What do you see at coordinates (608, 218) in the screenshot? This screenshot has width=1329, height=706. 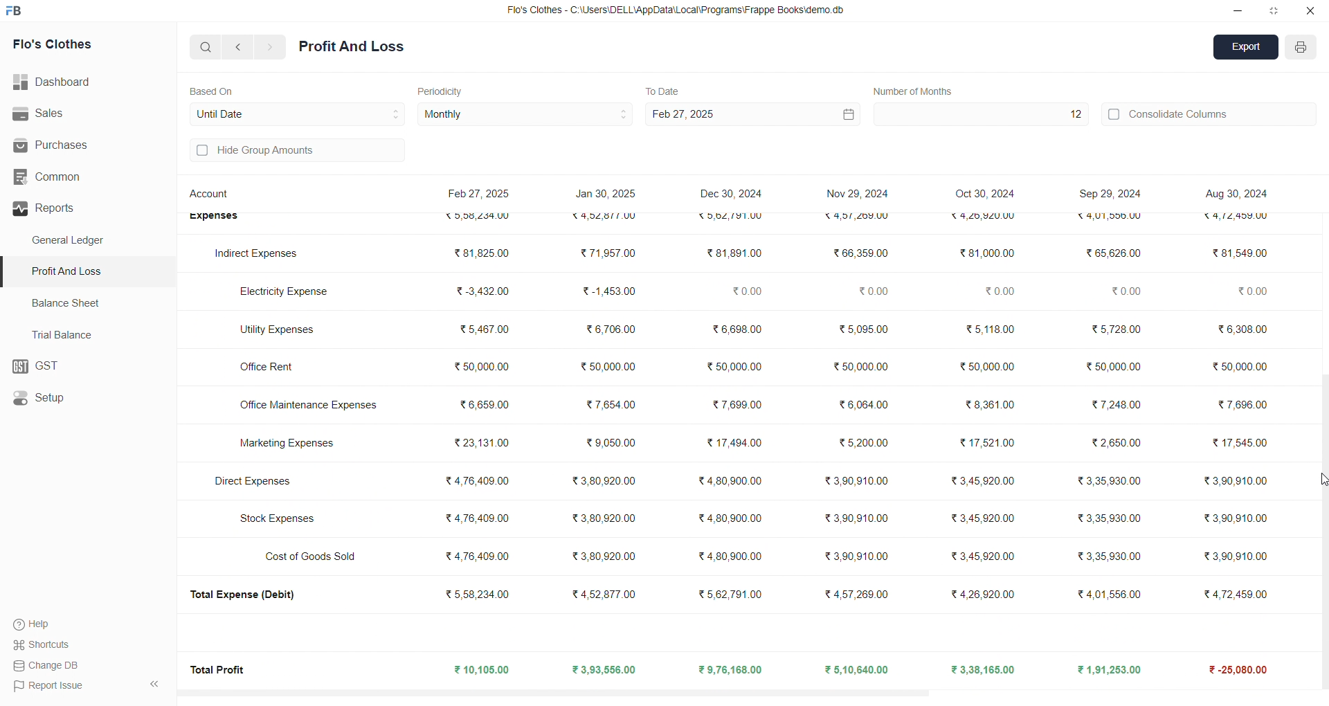 I see `₹4,52,877.00` at bounding box center [608, 218].